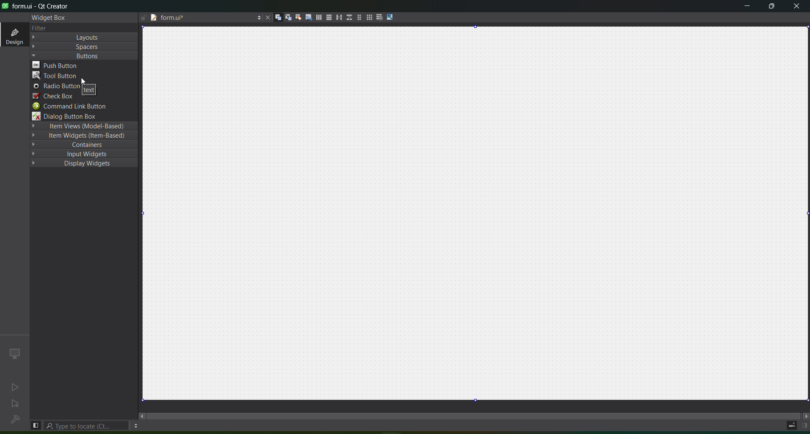 The height and width of the screenshot is (434, 810). Describe the element at coordinates (85, 135) in the screenshot. I see `Item Widgets` at that location.